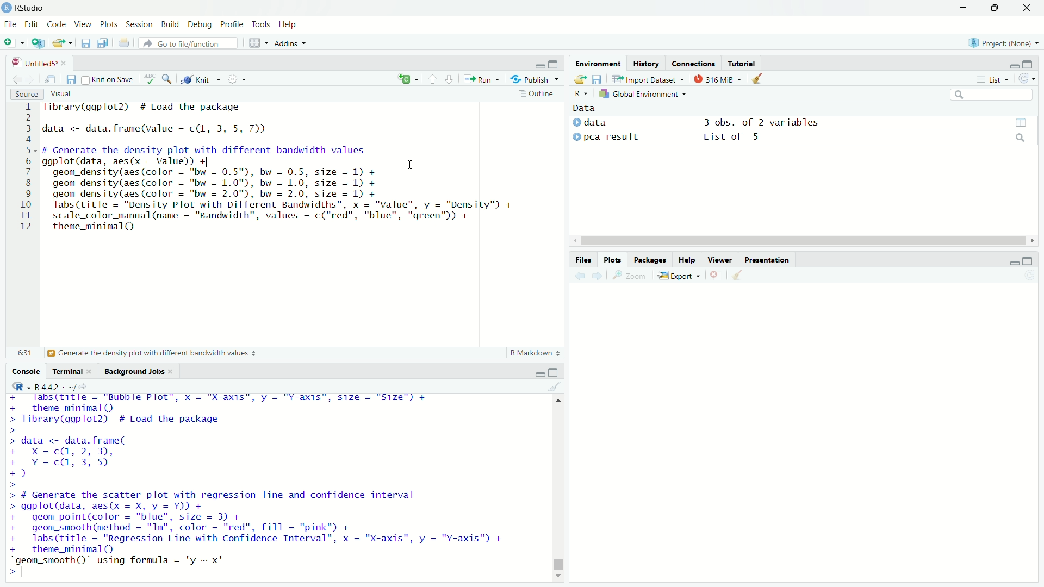  What do you see at coordinates (762, 122) in the screenshot?
I see `3 obs. of 2 variables` at bounding box center [762, 122].